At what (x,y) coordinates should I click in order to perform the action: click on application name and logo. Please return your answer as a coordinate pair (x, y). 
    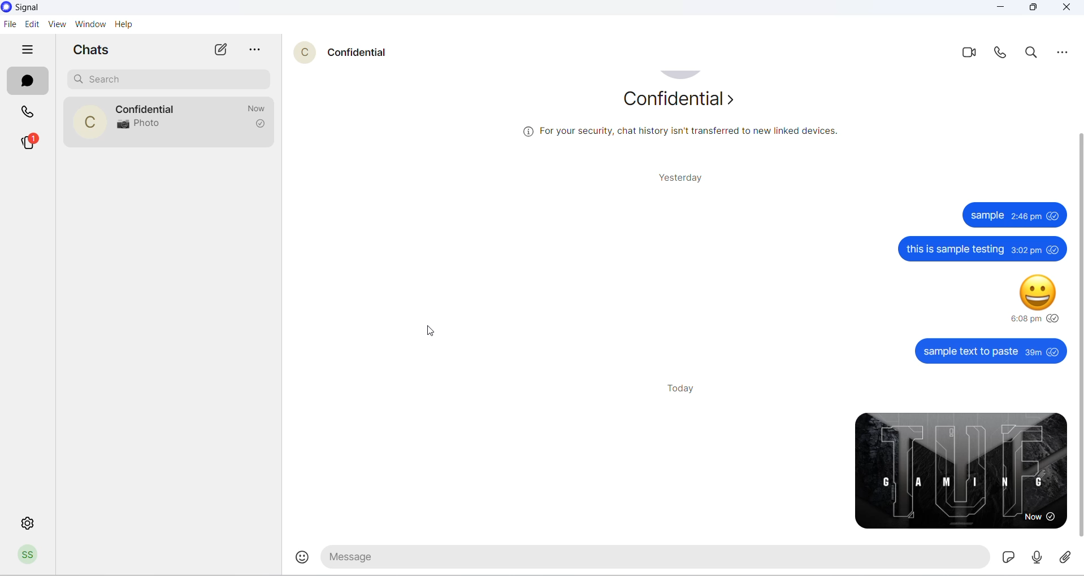
    Looking at the image, I should click on (31, 8).